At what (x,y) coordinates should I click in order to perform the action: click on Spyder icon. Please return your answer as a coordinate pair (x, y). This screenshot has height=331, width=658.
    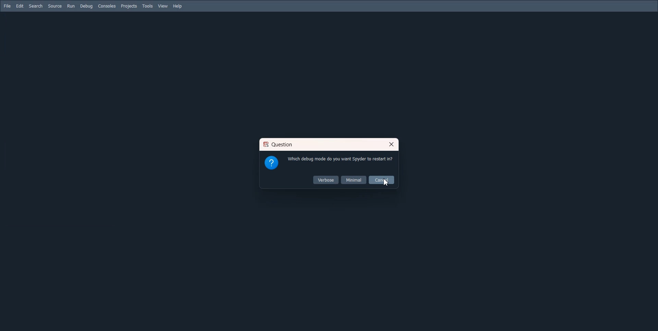
    Looking at the image, I should click on (266, 145).